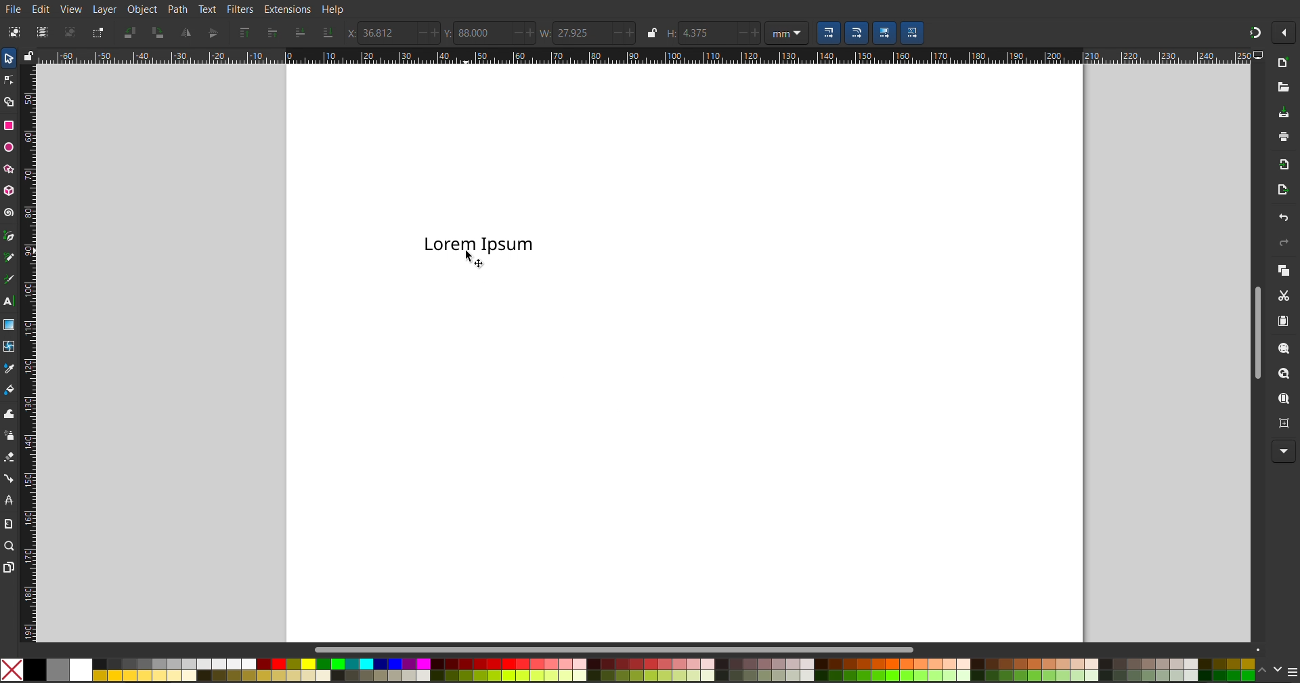 The image size is (1300, 683). What do you see at coordinates (913, 33) in the screenshot?
I see `Move patterns along with objects` at bounding box center [913, 33].